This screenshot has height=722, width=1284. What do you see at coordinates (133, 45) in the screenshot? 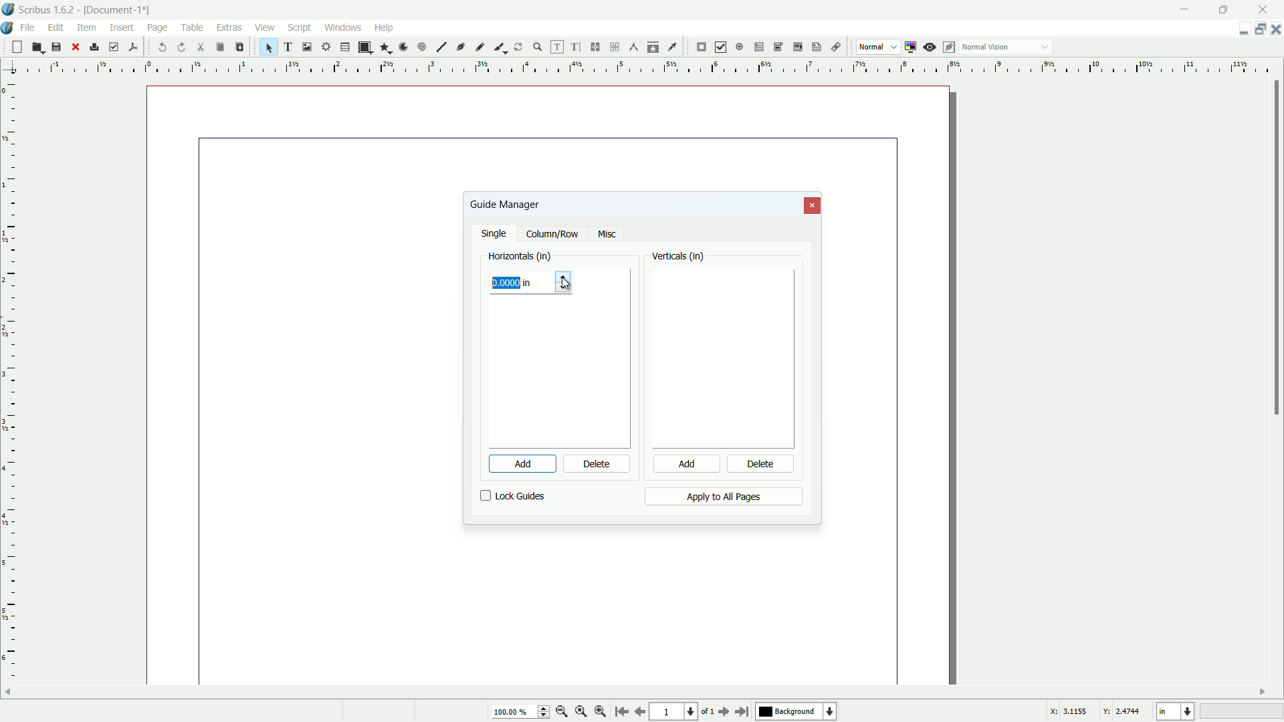
I see `save as pdf` at bounding box center [133, 45].